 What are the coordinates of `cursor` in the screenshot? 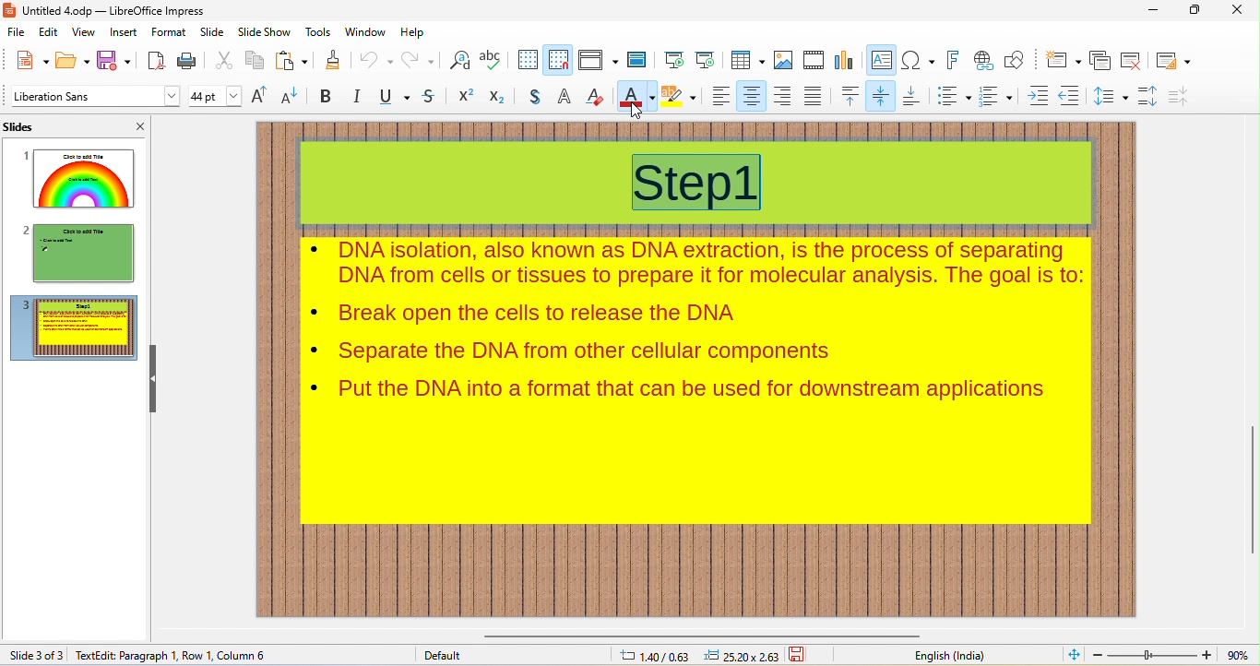 It's located at (638, 111).